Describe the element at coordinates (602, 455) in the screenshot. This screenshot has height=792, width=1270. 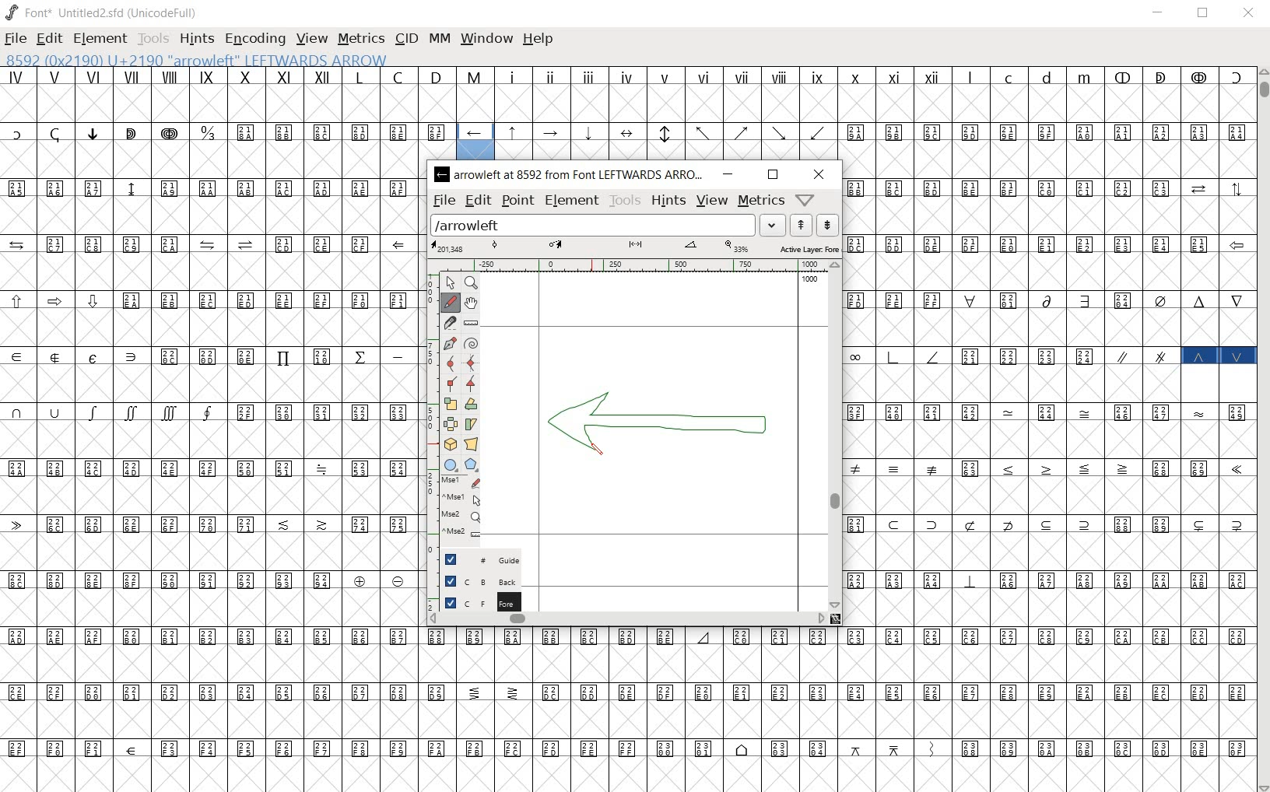
I see `pencil tool` at that location.